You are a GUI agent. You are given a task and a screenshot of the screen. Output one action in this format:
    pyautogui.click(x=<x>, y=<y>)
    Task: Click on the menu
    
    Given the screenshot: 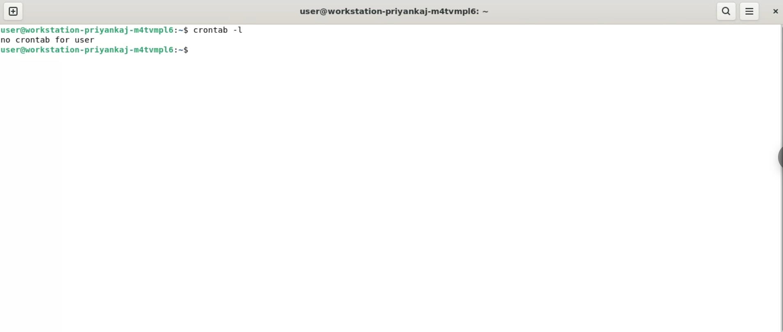 What is the action you would take?
    pyautogui.click(x=754, y=11)
    